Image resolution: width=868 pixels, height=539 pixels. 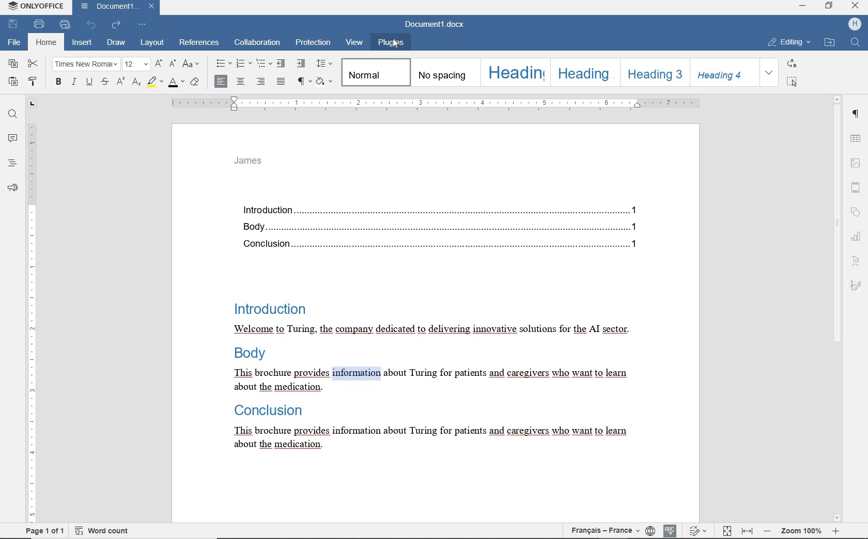 What do you see at coordinates (34, 6) in the screenshot?
I see `SYSTEM NAME` at bounding box center [34, 6].